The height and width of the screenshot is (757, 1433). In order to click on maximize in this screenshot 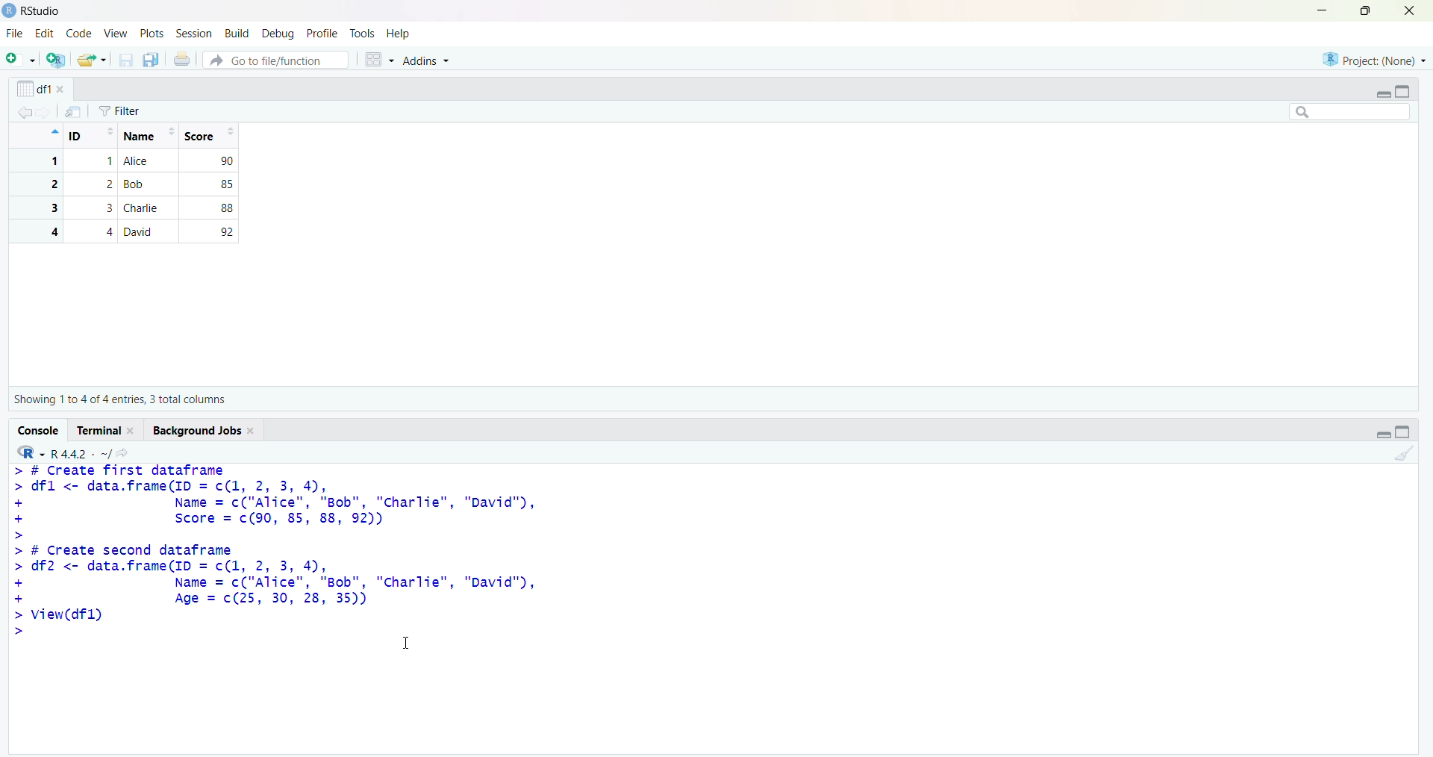, I will do `click(1367, 10)`.